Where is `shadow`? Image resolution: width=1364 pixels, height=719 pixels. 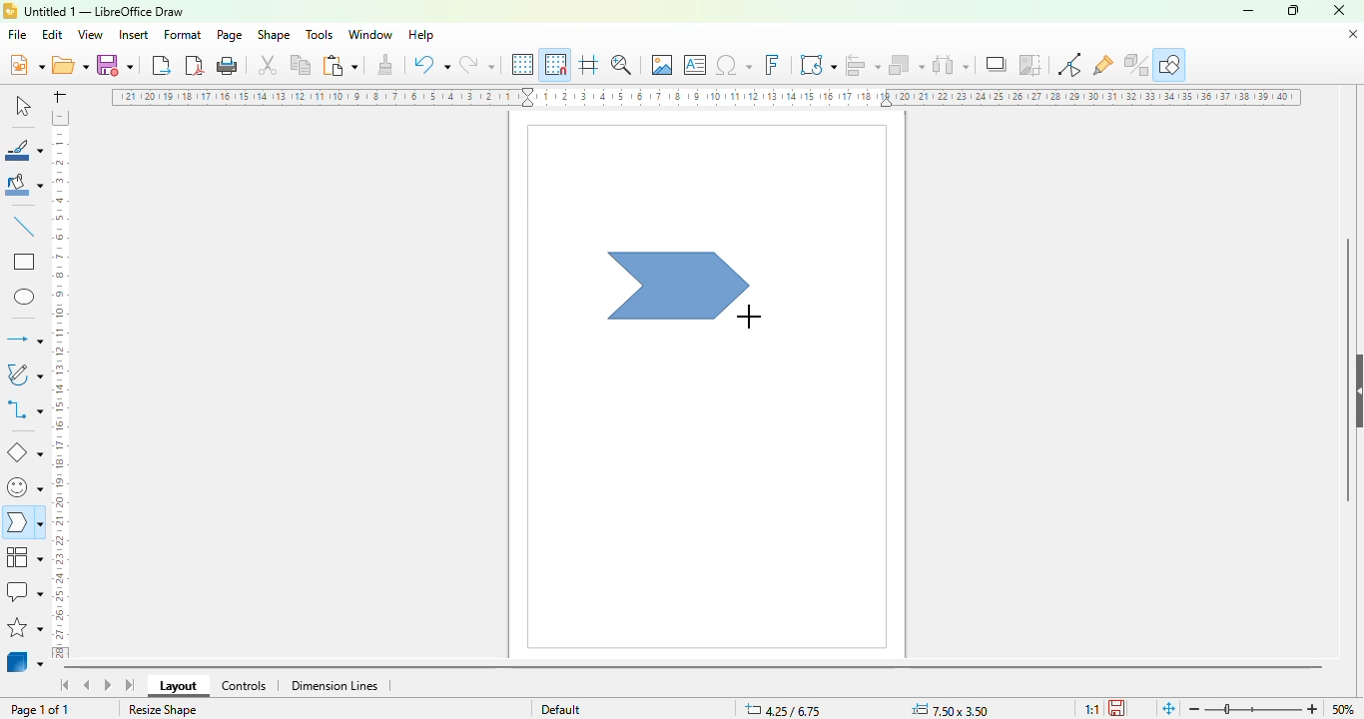 shadow is located at coordinates (996, 64).